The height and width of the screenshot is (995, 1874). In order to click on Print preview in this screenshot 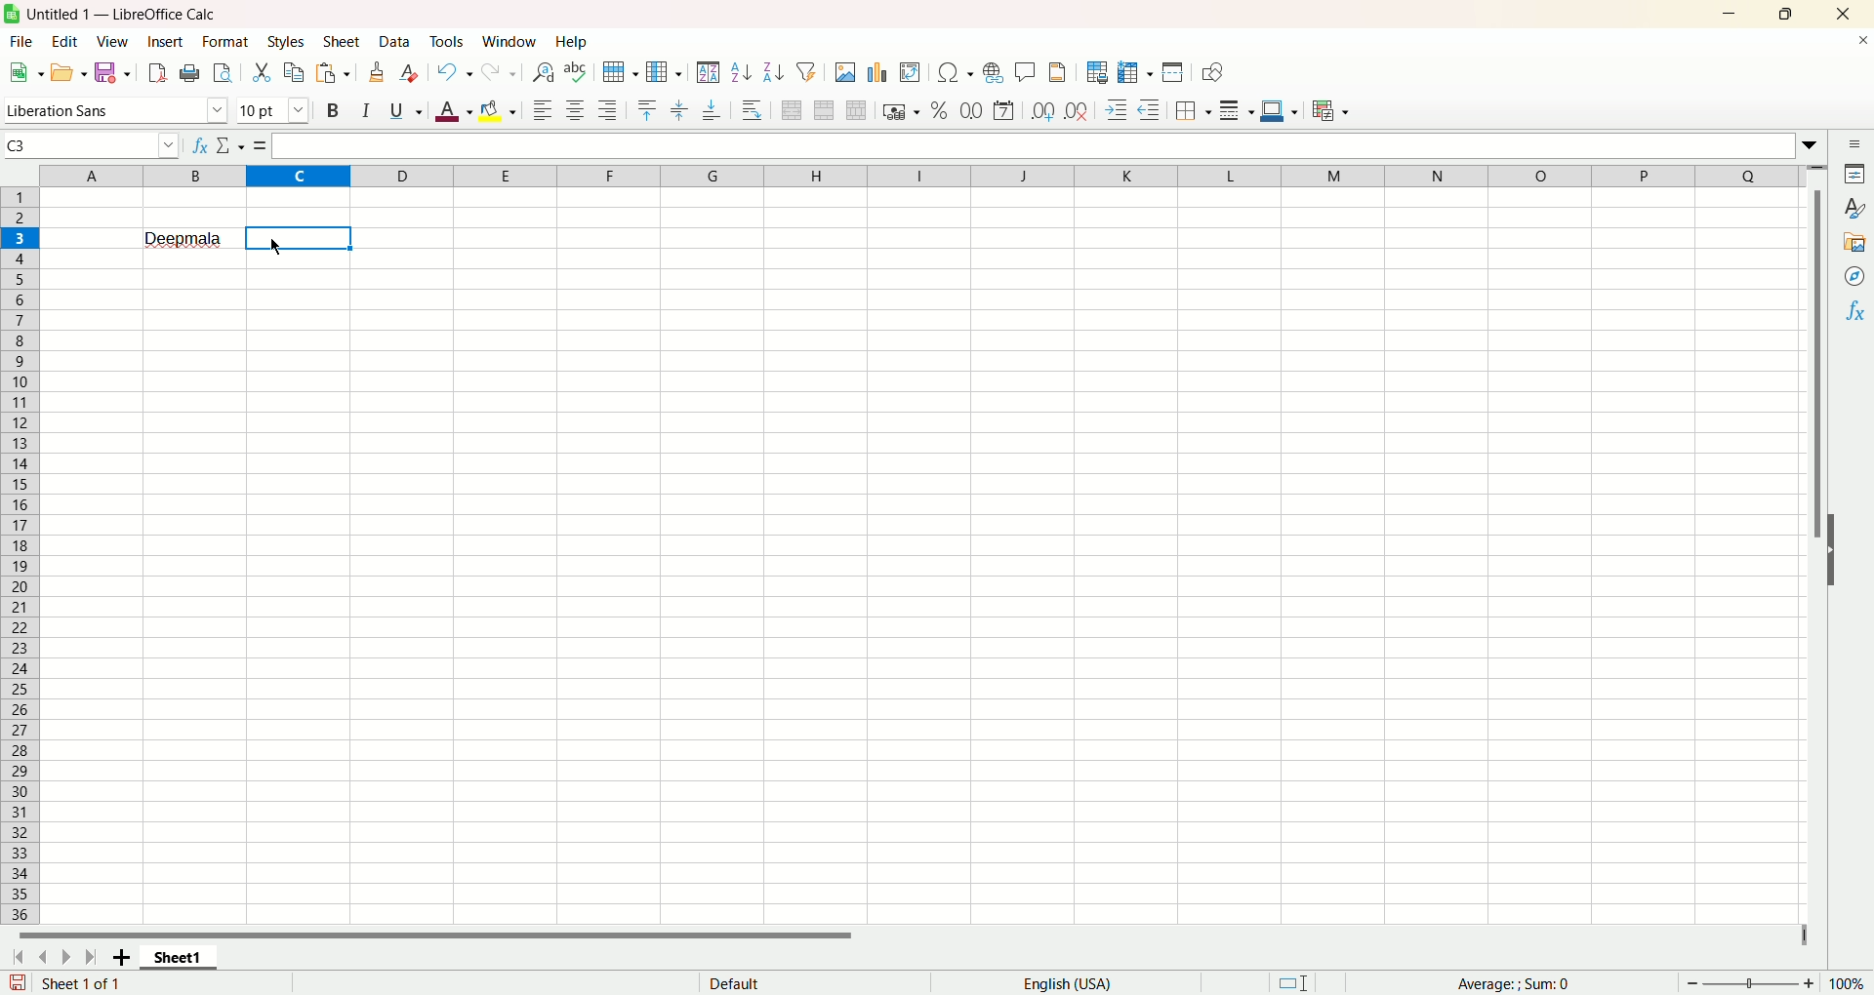, I will do `click(222, 73)`.